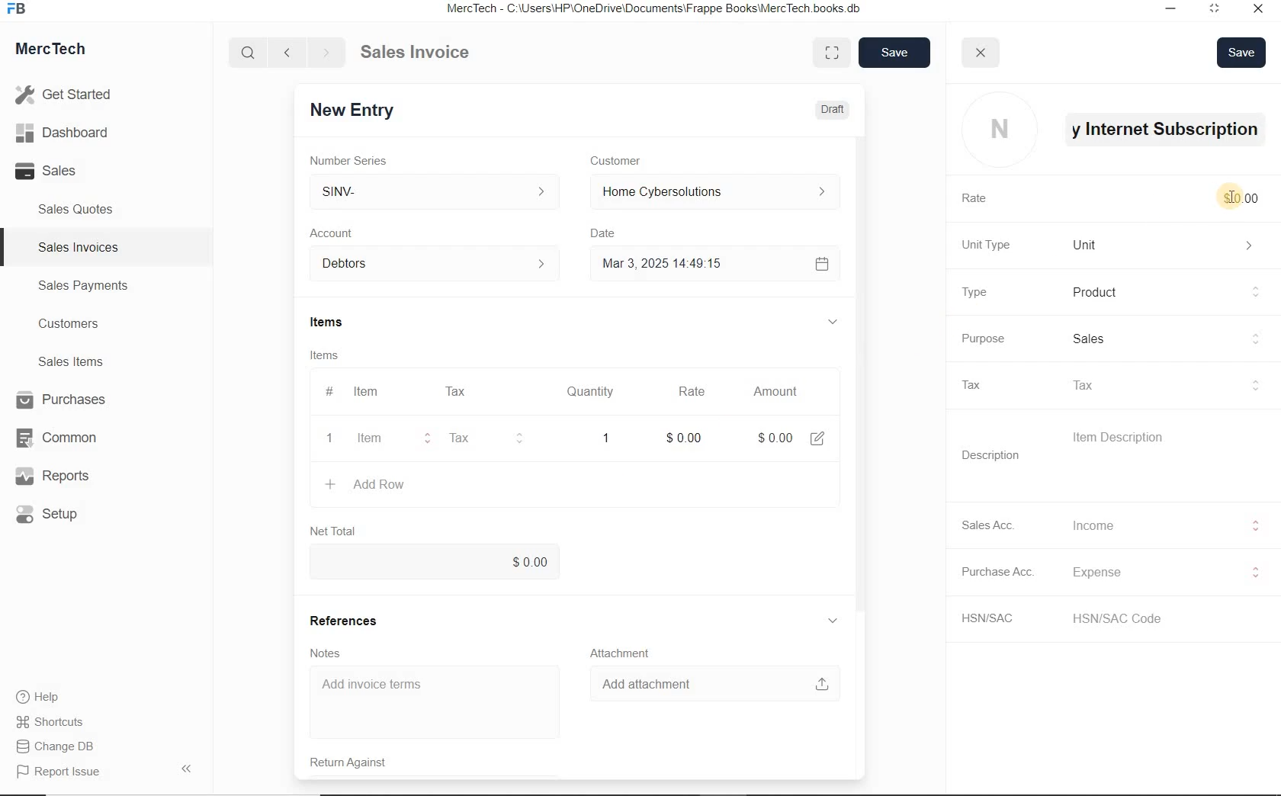 The width and height of the screenshot is (1281, 796). I want to click on Tax, so click(455, 391).